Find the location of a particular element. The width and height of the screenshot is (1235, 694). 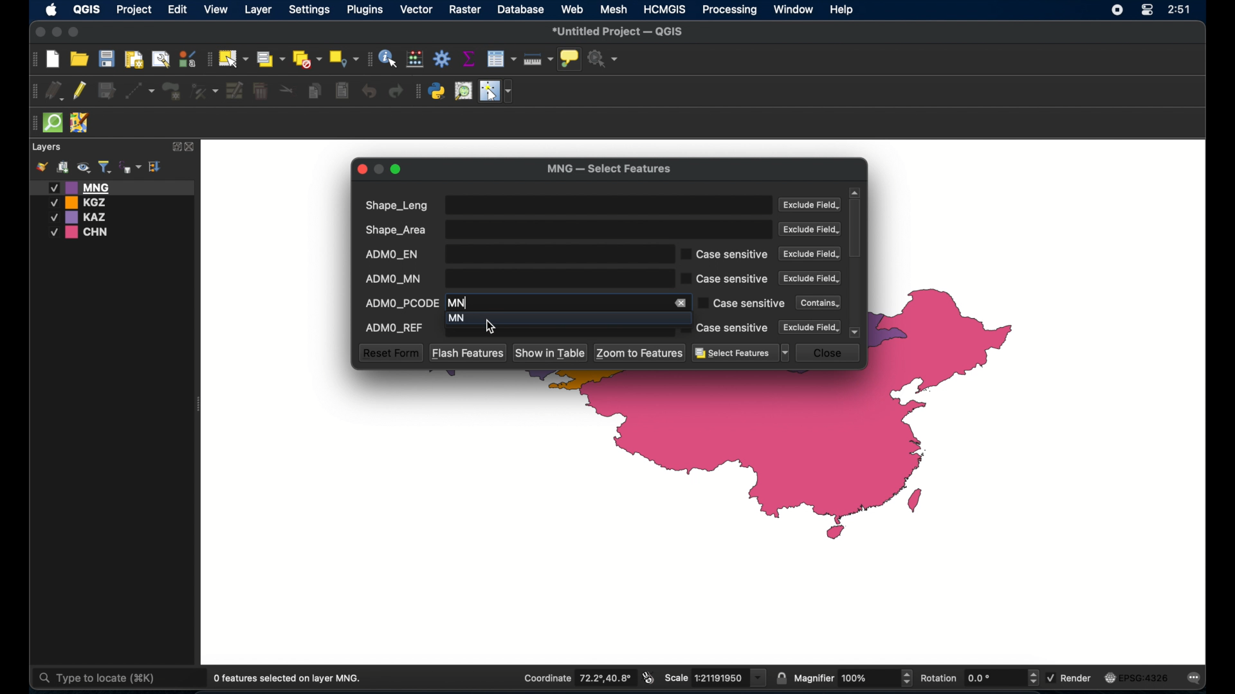

maximize is located at coordinates (75, 33).